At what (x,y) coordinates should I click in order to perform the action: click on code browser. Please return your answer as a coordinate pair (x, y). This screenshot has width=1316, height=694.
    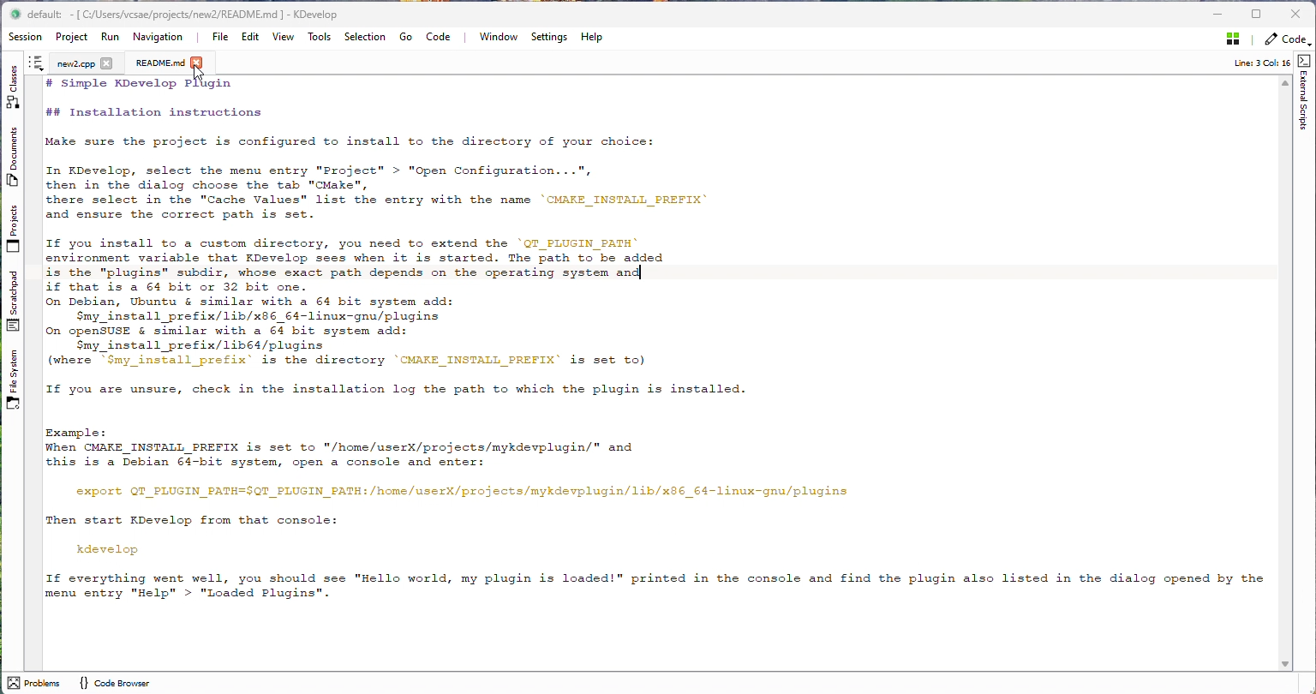
    Looking at the image, I should click on (134, 684).